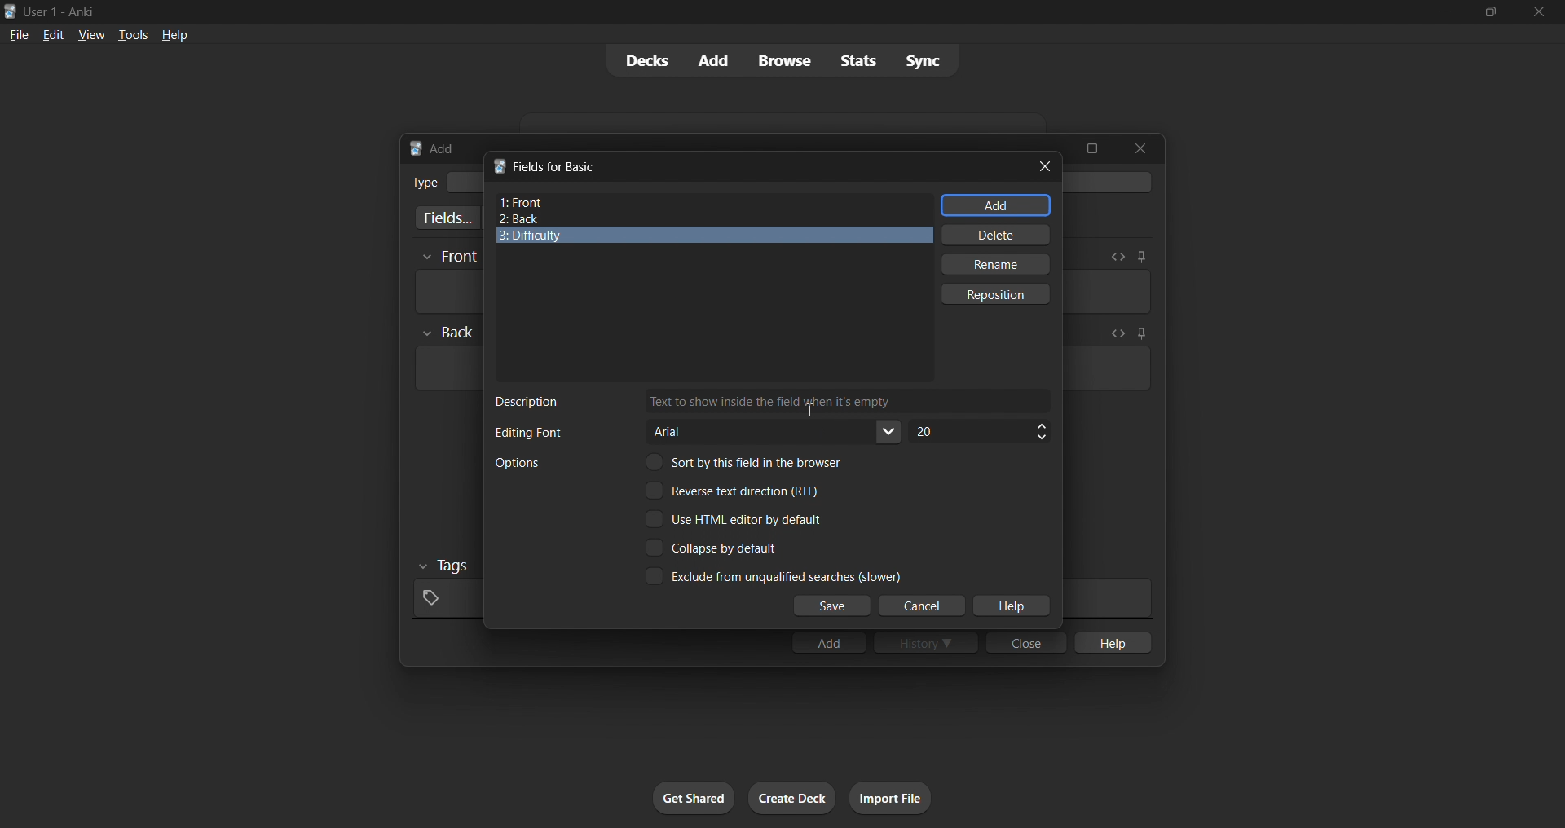 The width and height of the screenshot is (1565, 828). What do you see at coordinates (1107, 598) in the screenshot?
I see `Card tags input` at bounding box center [1107, 598].